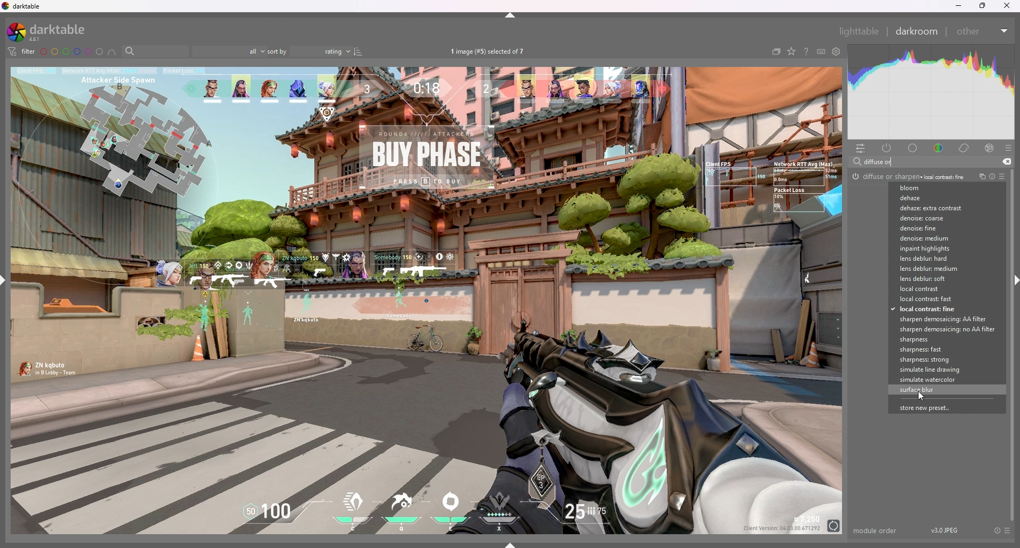 This screenshot has width=1020, height=548. What do you see at coordinates (965, 148) in the screenshot?
I see `correct` at bounding box center [965, 148].